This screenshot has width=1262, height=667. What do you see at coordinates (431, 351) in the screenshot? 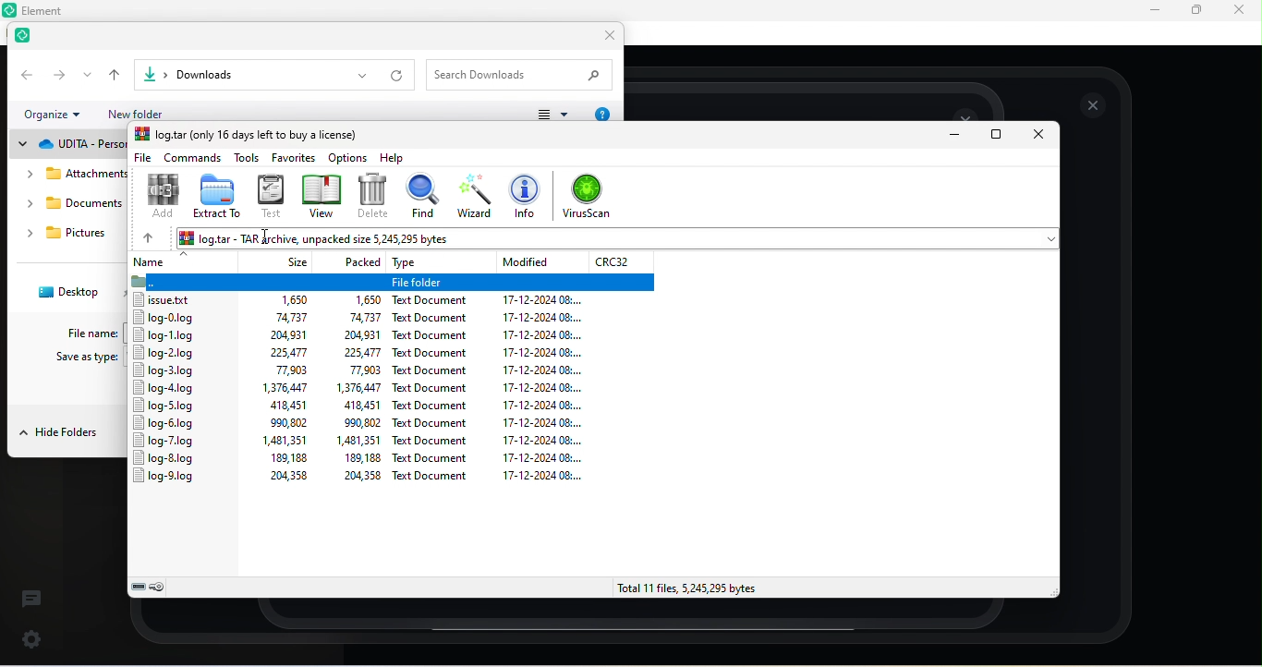
I see `text document` at bounding box center [431, 351].